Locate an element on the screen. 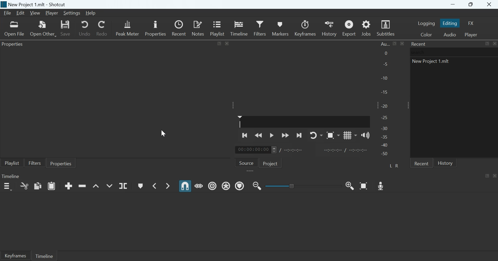 The width and height of the screenshot is (498, 261). Play quickly backwards is located at coordinates (259, 135).